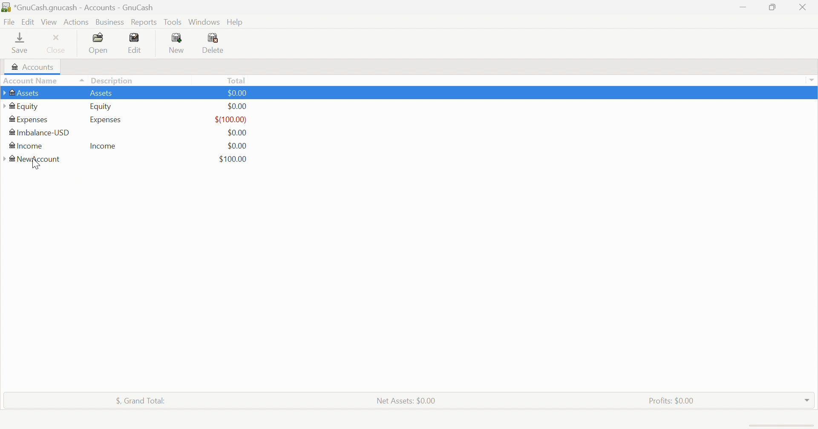 This screenshot has height=429, width=818. I want to click on $0.00, so click(237, 93).